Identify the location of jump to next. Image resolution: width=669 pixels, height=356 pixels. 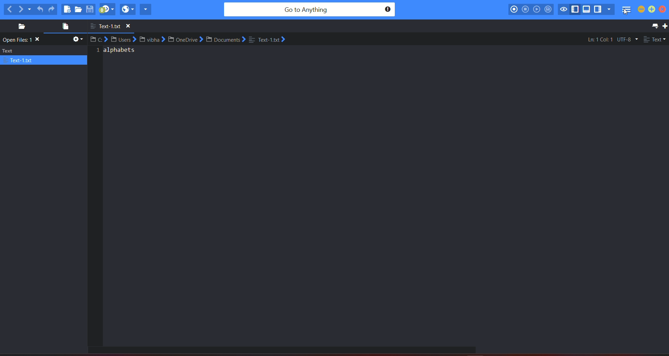
(107, 9).